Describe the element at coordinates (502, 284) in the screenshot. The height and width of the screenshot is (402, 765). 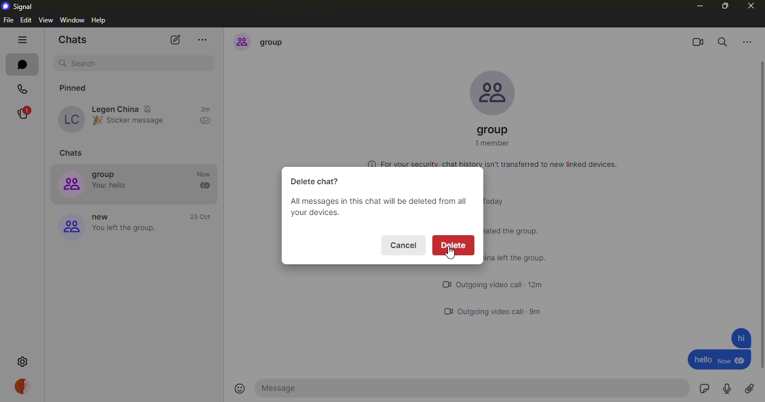
I see `outgoing video call 12m` at that location.